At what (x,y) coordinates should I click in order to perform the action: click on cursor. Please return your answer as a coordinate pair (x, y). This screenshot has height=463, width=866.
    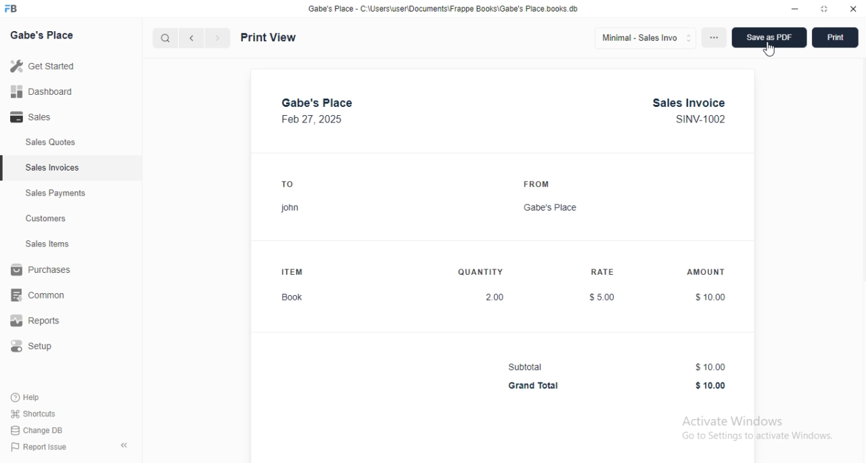
    Looking at the image, I should click on (769, 49).